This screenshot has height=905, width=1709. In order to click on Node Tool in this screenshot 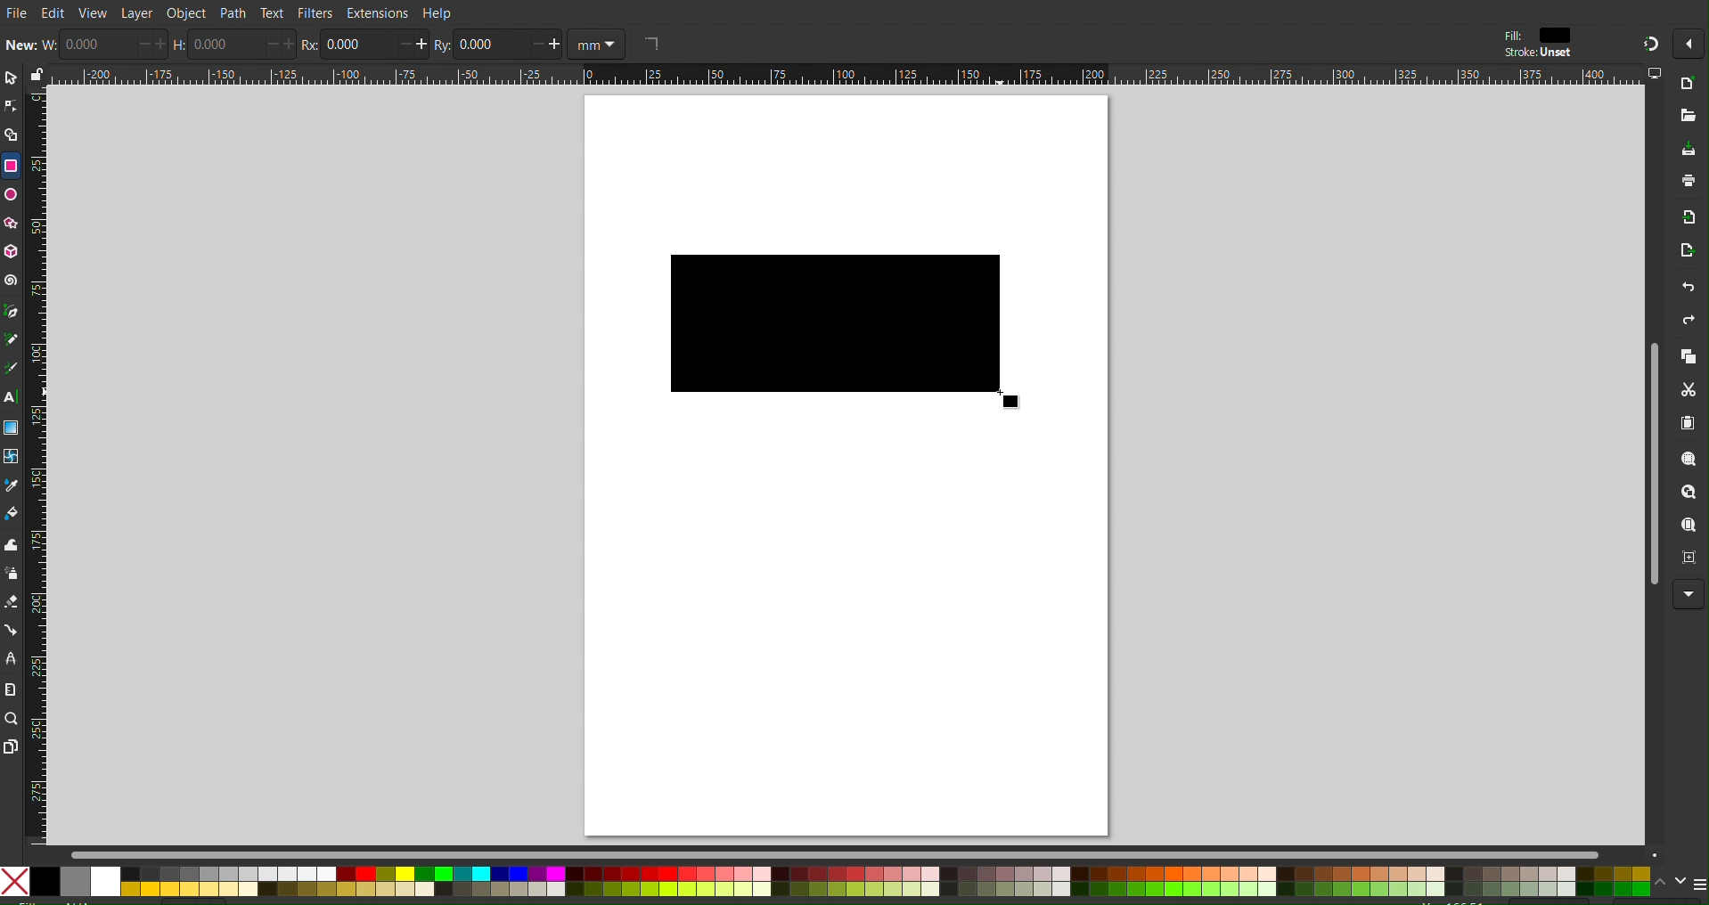, I will do `click(11, 102)`.